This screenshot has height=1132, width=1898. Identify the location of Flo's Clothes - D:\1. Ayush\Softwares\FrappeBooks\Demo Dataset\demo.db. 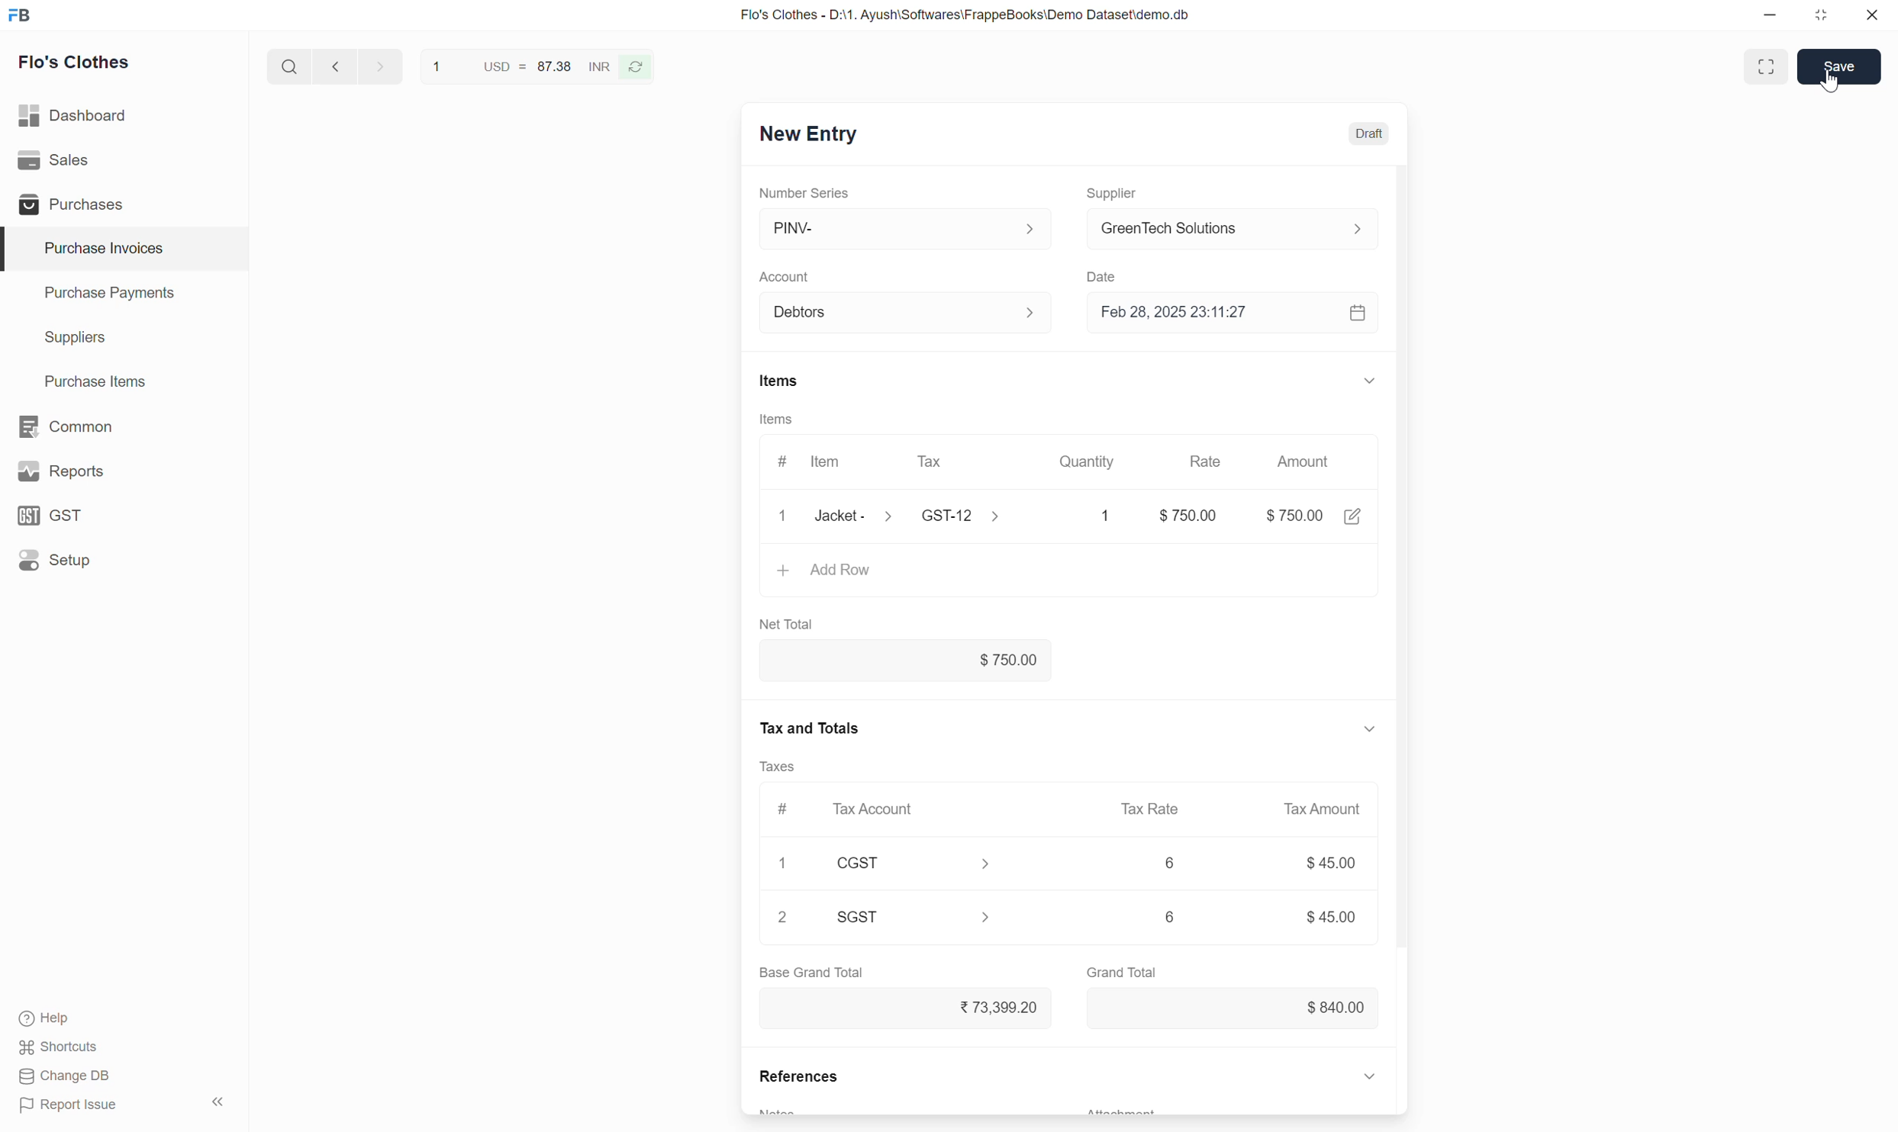
(966, 15).